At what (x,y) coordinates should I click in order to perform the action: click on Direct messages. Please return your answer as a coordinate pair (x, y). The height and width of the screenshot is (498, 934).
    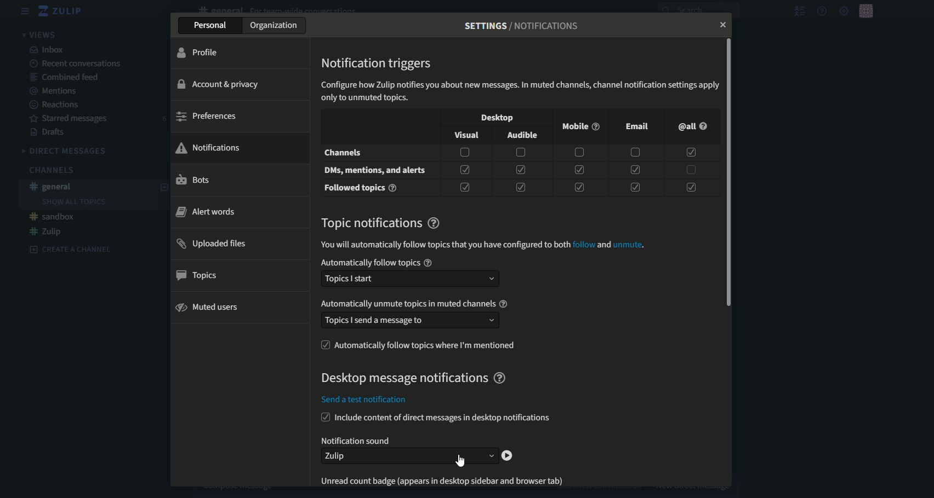
    Looking at the image, I should click on (66, 151).